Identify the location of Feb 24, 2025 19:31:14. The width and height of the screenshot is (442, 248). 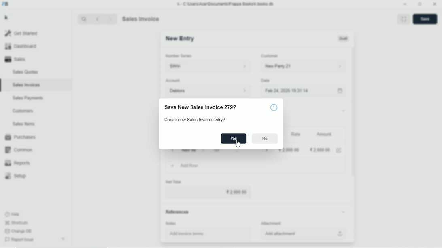
(304, 91).